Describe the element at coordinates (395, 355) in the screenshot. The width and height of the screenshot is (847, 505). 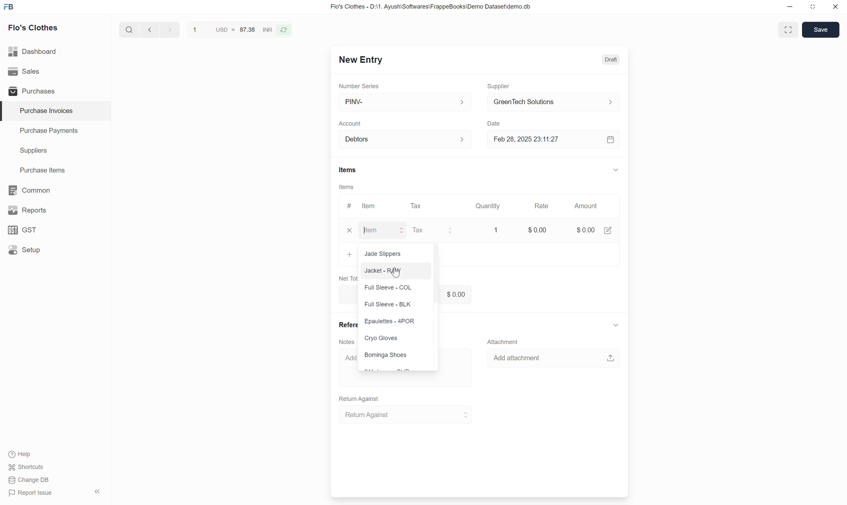
I see `Bominga Shoes` at that location.